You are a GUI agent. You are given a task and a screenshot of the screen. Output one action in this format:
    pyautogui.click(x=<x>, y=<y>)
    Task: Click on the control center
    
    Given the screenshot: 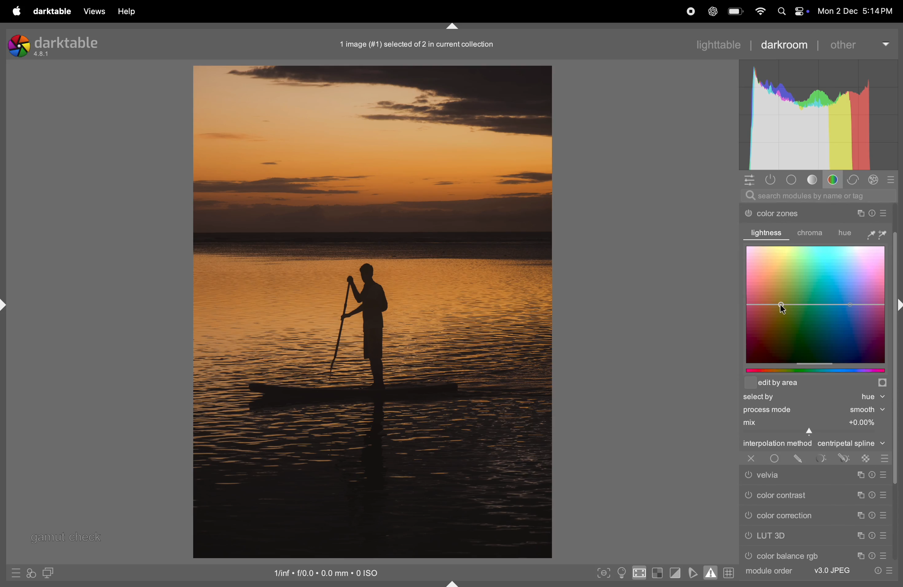 What is the action you would take?
    pyautogui.click(x=802, y=11)
    